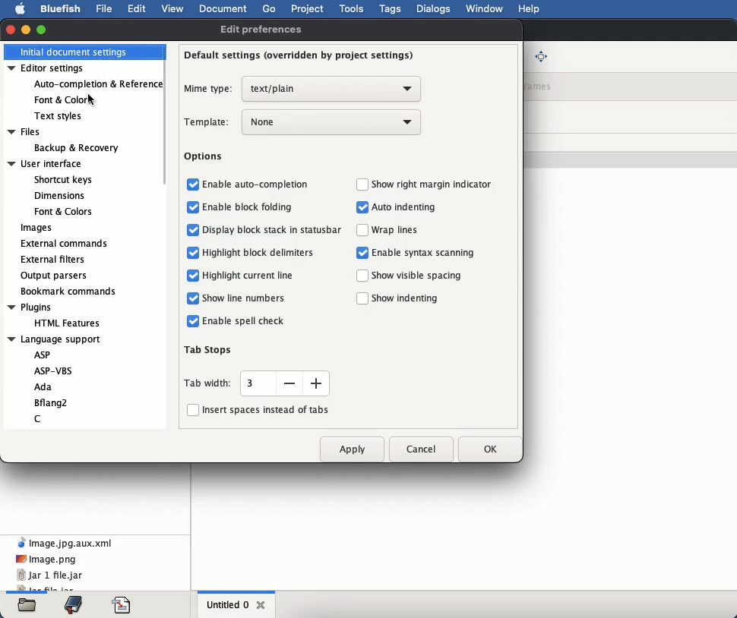 The width and height of the screenshot is (737, 618). Describe the element at coordinates (46, 559) in the screenshot. I see `image` at that location.